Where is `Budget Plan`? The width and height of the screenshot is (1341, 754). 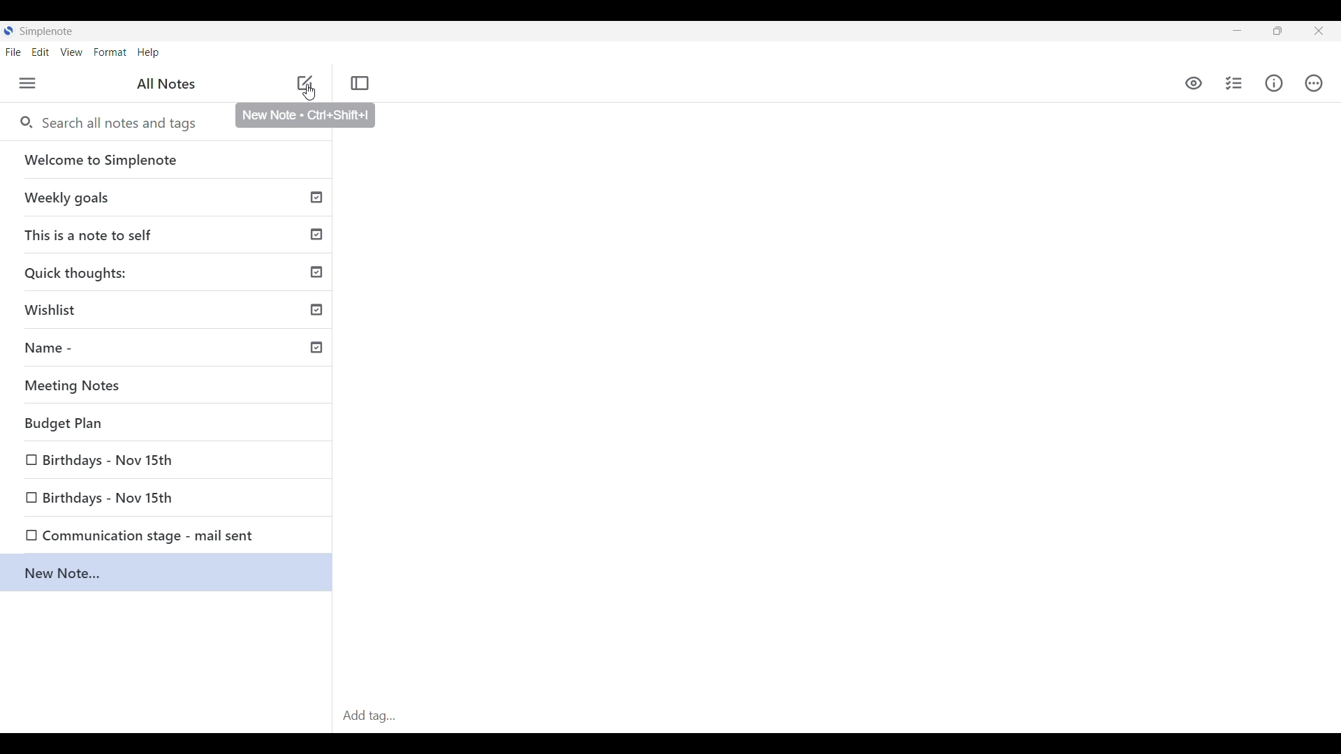 Budget Plan is located at coordinates (169, 424).